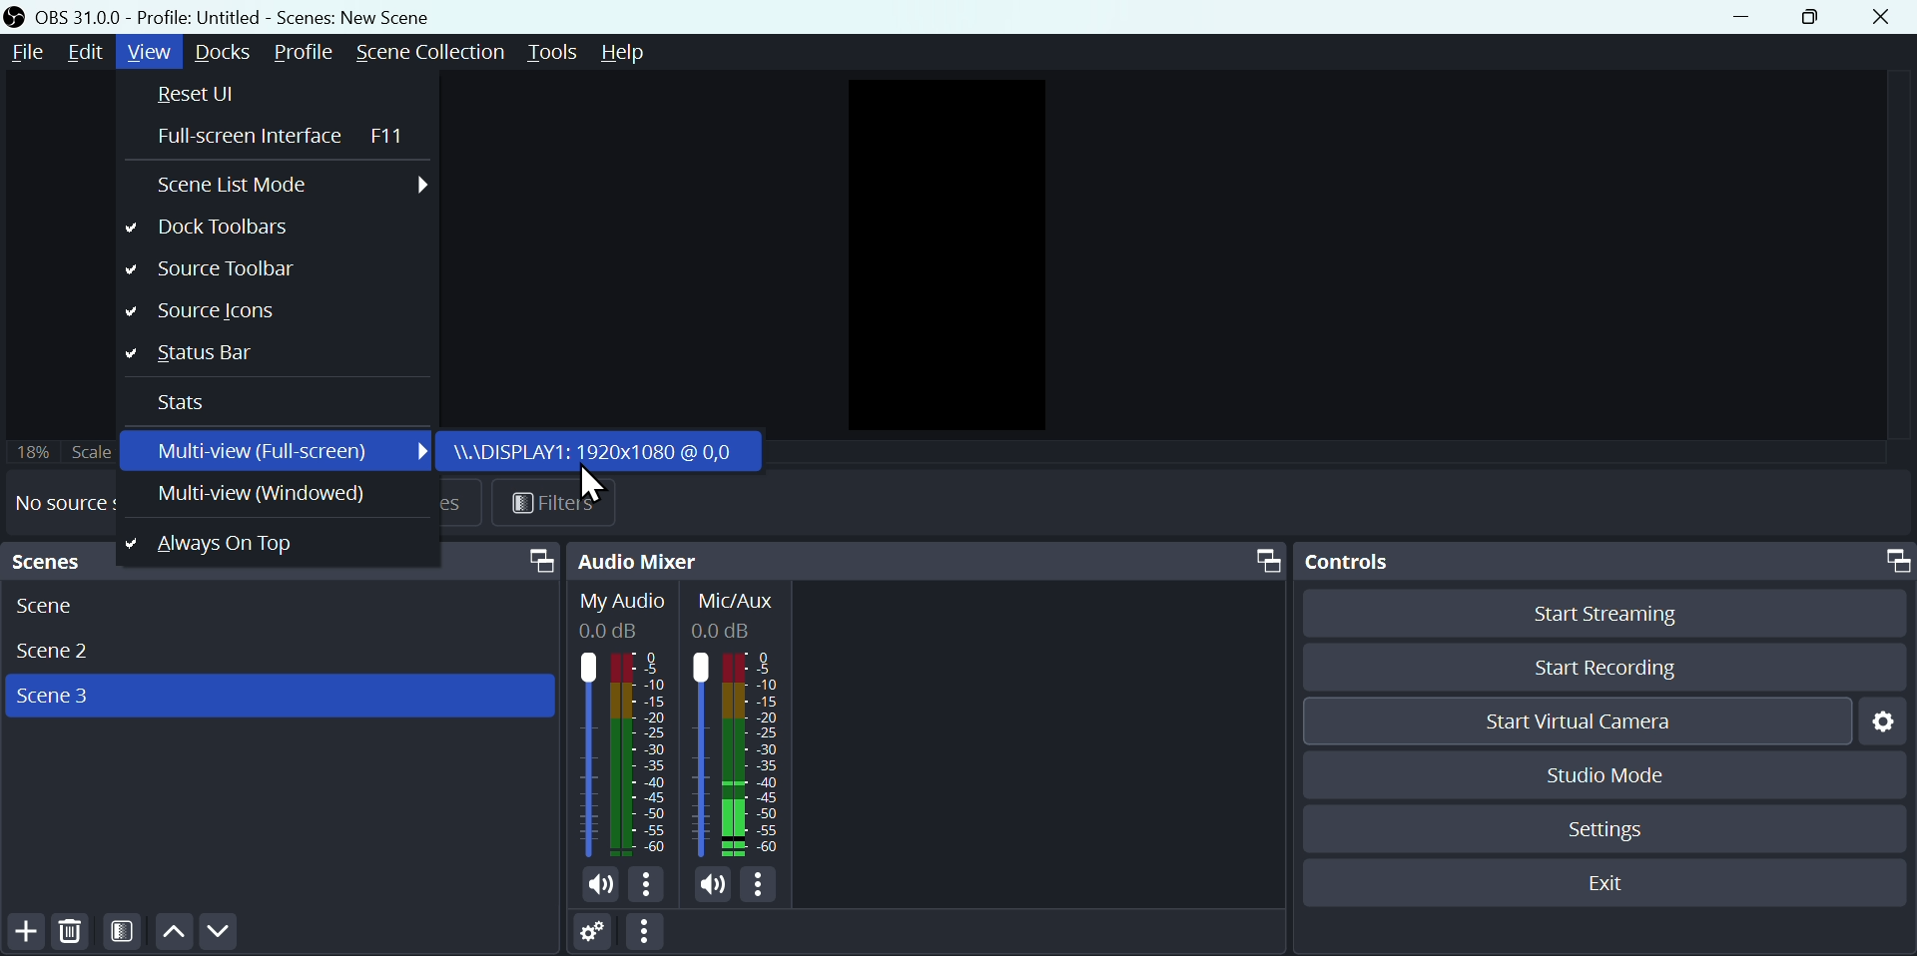  Describe the element at coordinates (1604, 562) in the screenshot. I see `Controls` at that location.